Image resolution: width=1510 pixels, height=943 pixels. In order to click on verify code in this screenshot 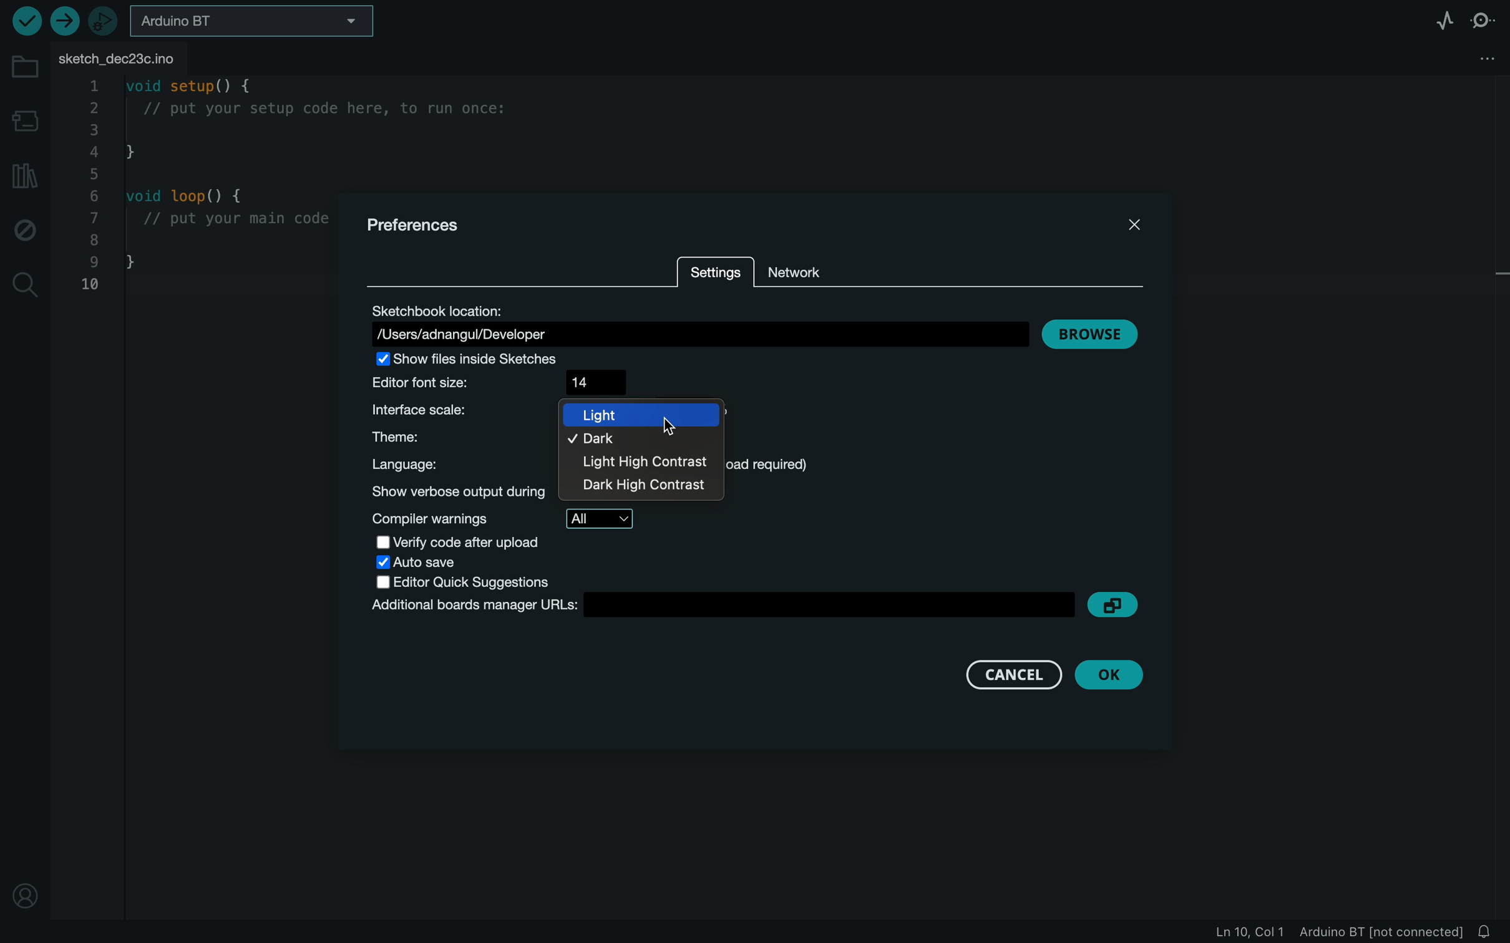, I will do `click(480, 543)`.